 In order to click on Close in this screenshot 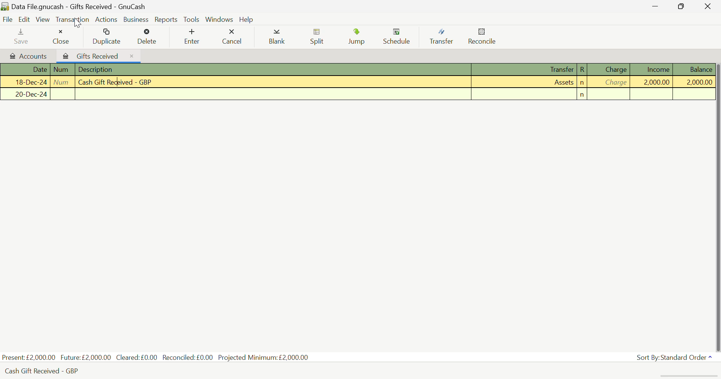, I will do `click(61, 35)`.